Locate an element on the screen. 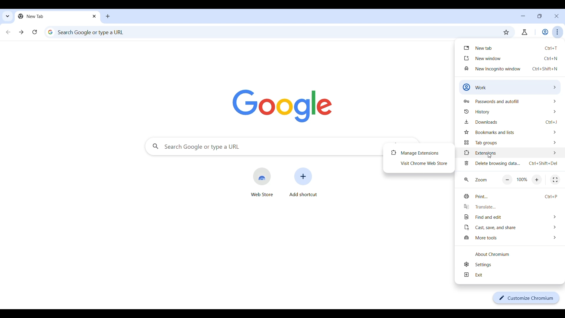 The image size is (565, 318). Current/Default zoom factor of the page is located at coordinates (522, 179).